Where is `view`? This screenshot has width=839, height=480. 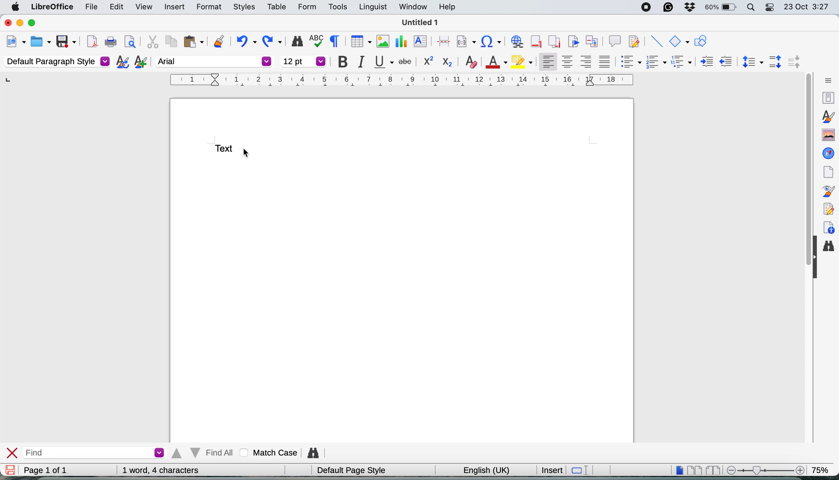
view is located at coordinates (145, 7).